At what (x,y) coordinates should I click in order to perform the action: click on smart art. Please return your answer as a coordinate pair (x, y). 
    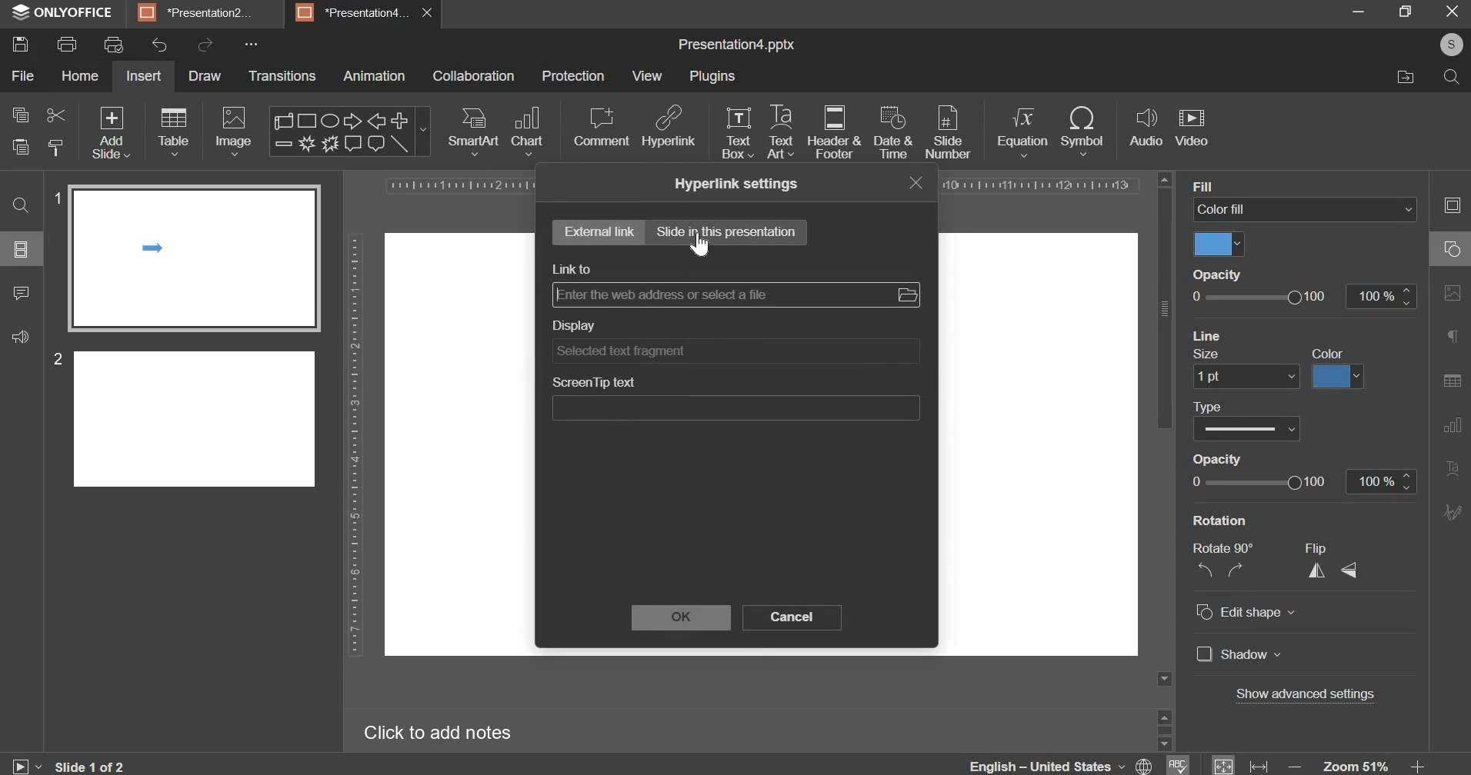
    Looking at the image, I should click on (475, 132).